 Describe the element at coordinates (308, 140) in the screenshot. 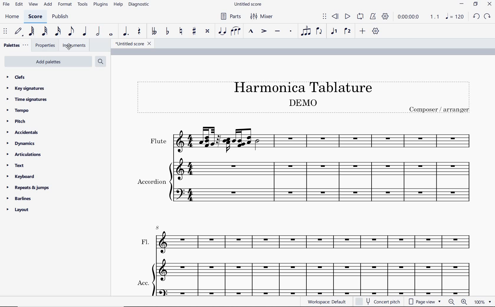

I see `Instrument: Flute` at that location.